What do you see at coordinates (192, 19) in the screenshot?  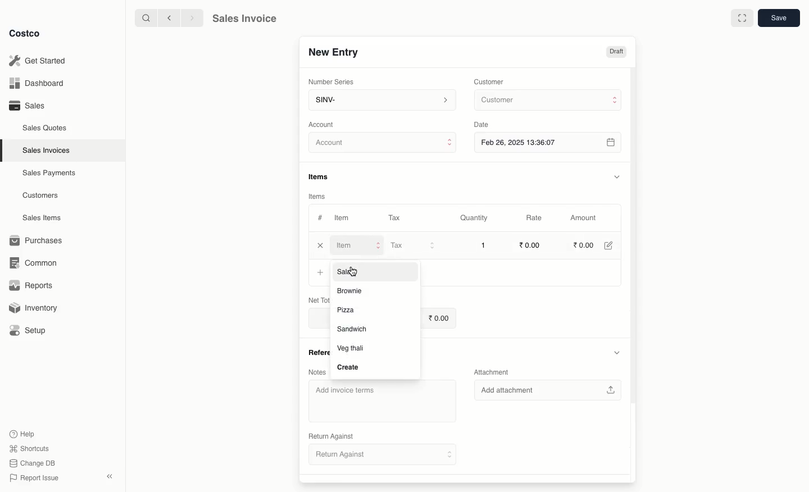 I see `Forward` at bounding box center [192, 19].